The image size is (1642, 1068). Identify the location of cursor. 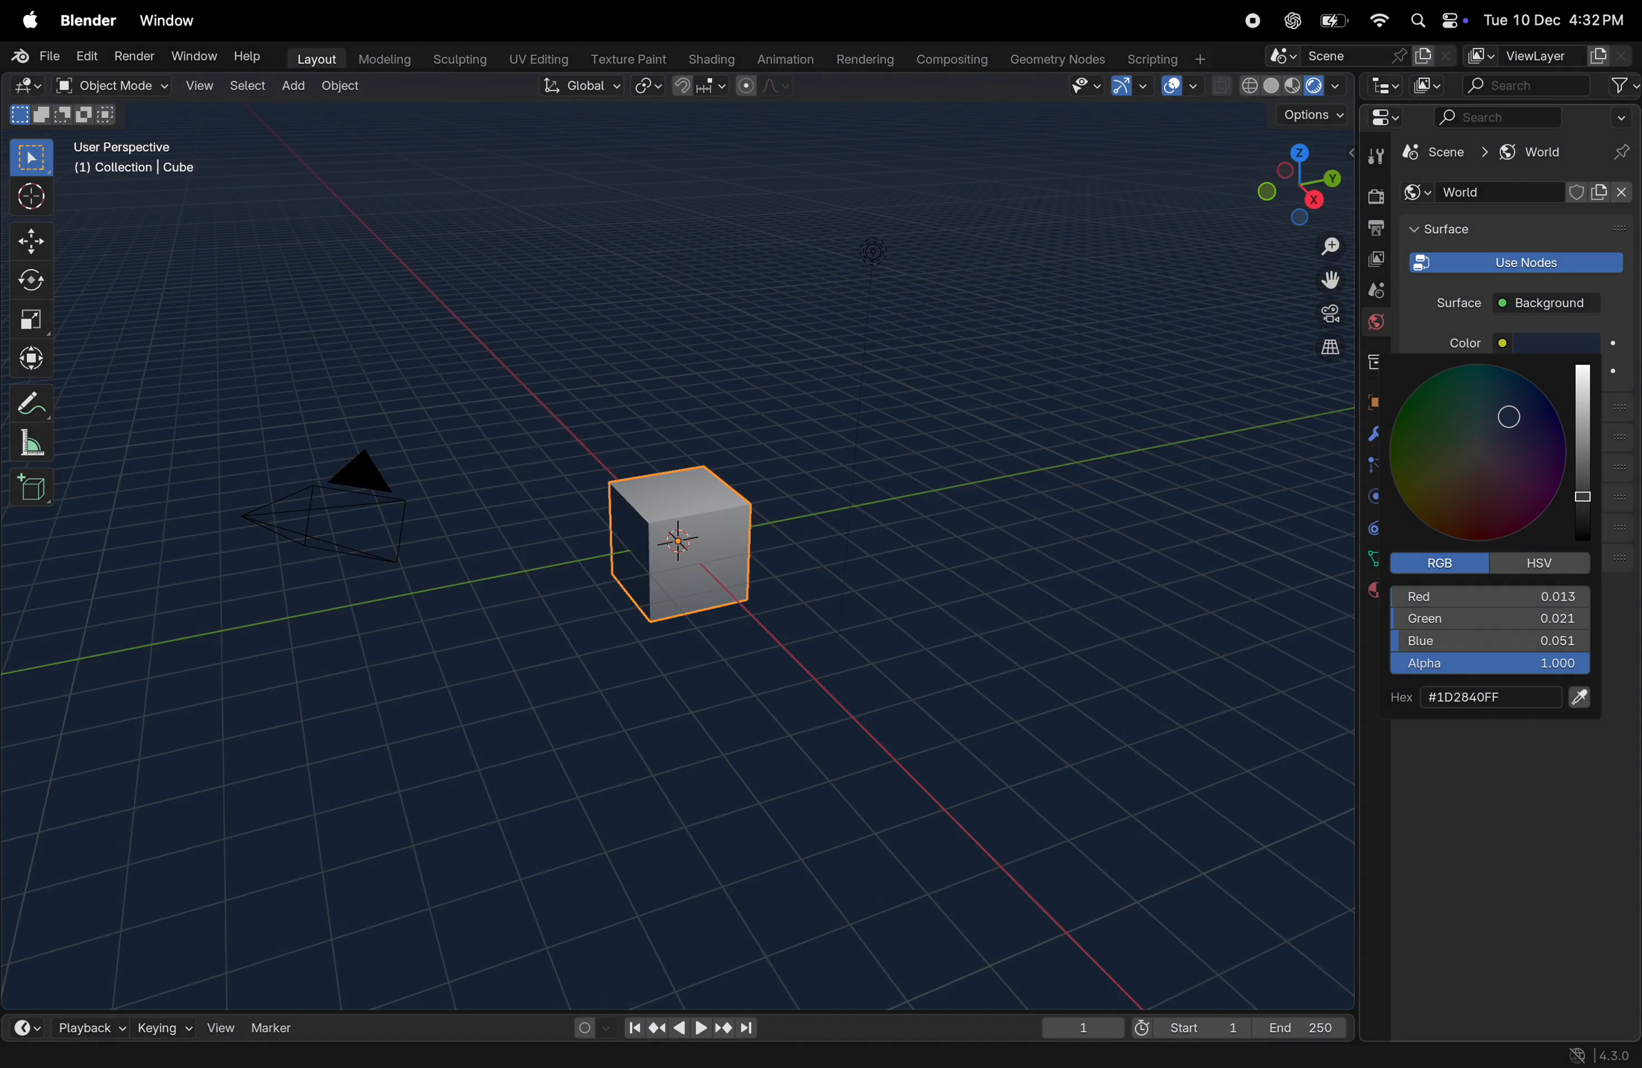
(1514, 418).